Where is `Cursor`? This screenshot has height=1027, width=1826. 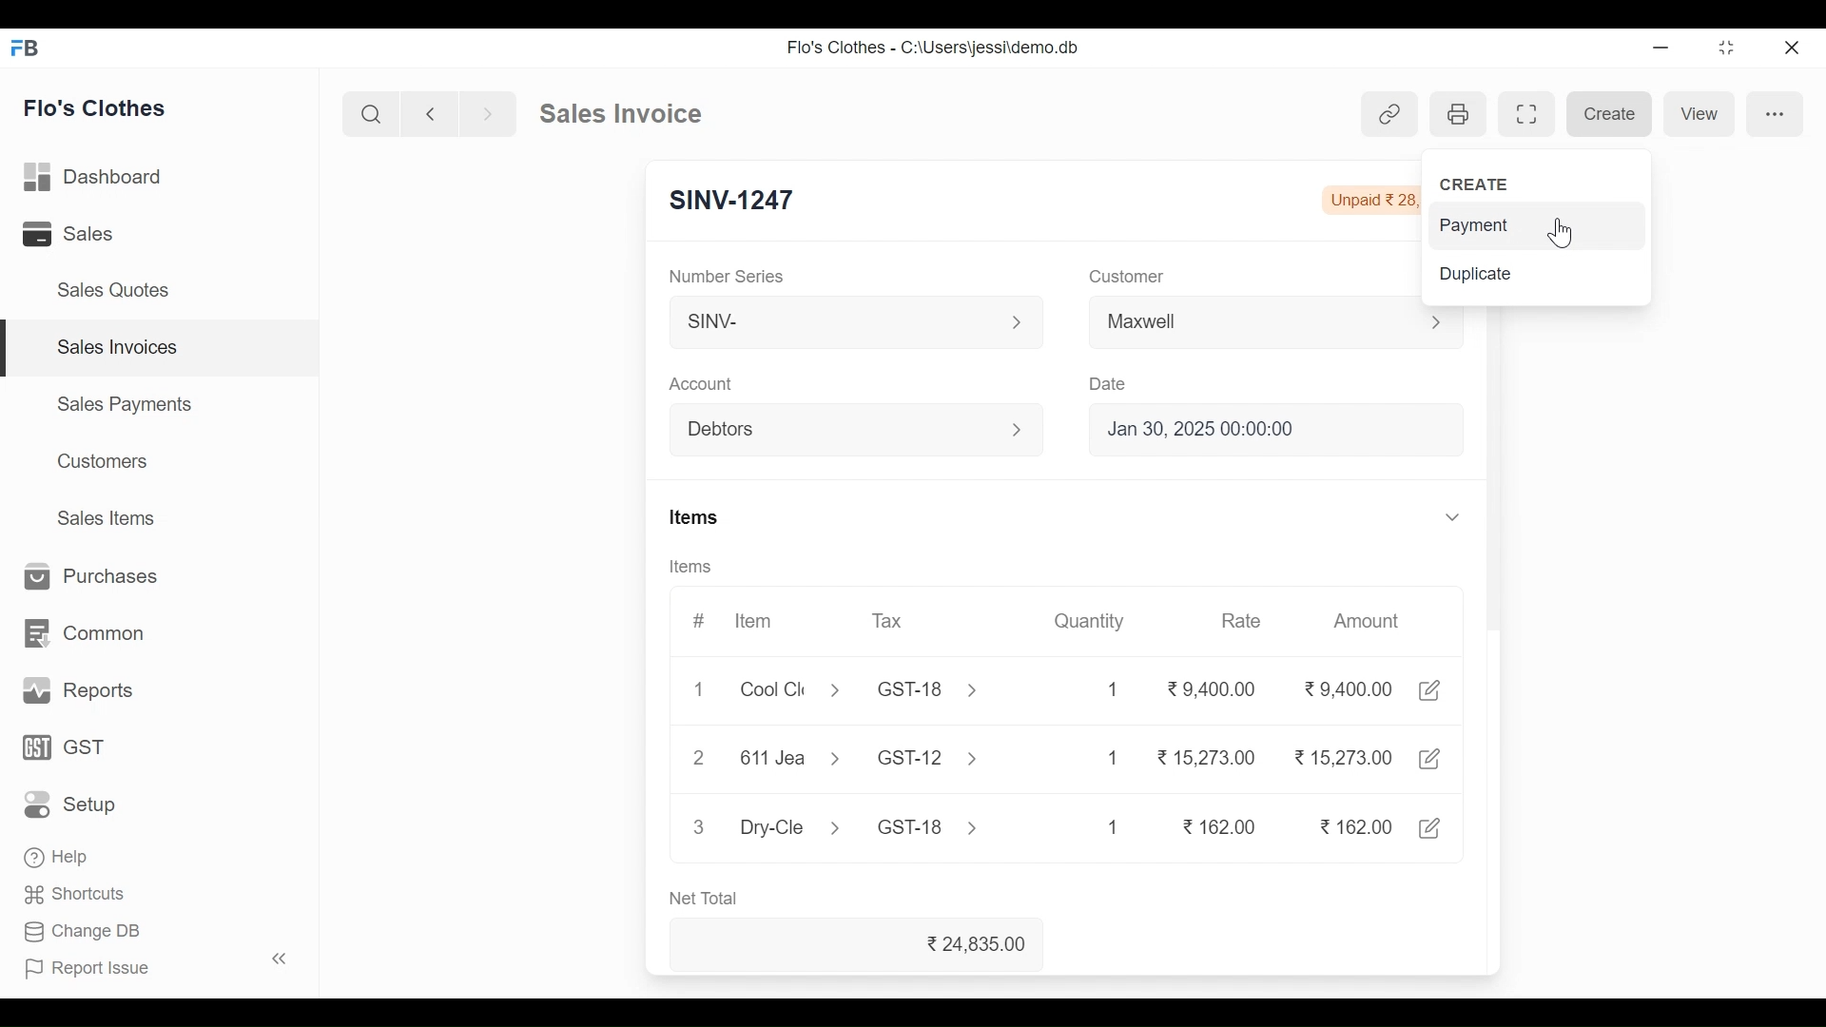 Cursor is located at coordinates (1564, 230).